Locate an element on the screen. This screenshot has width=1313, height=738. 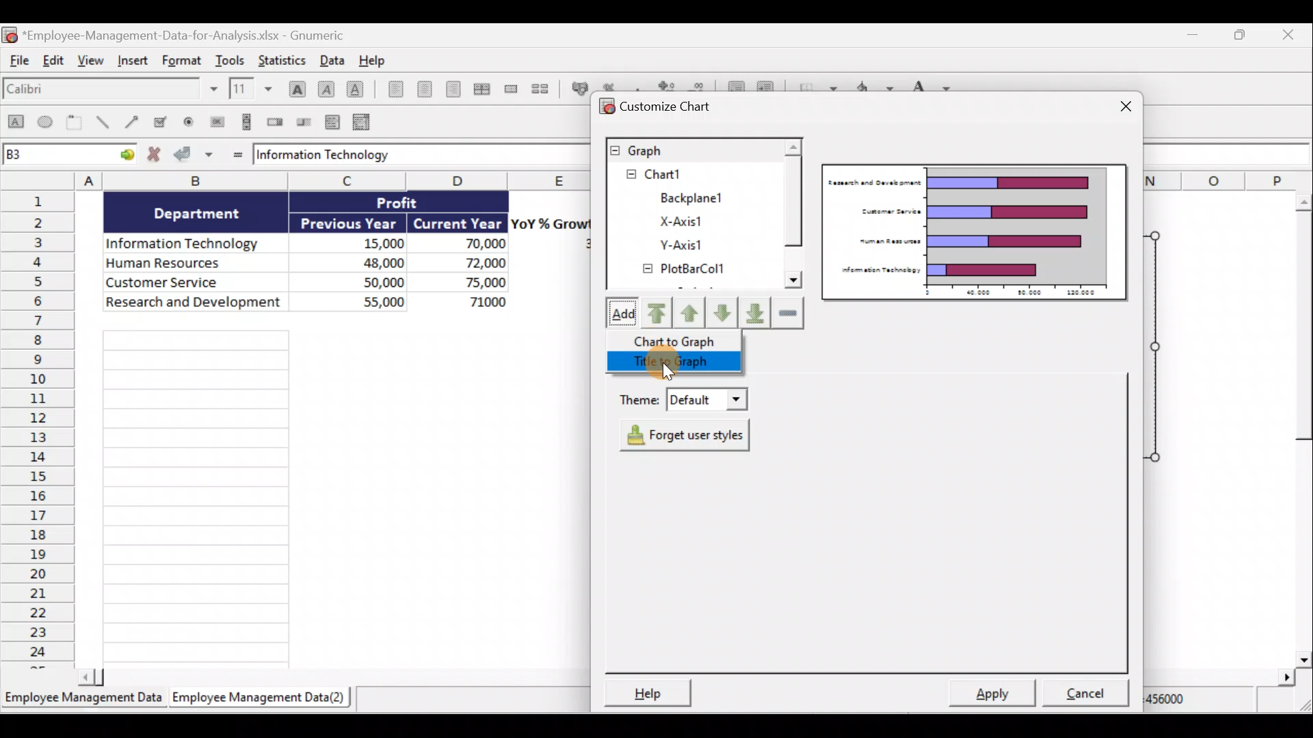
Add is located at coordinates (618, 314).